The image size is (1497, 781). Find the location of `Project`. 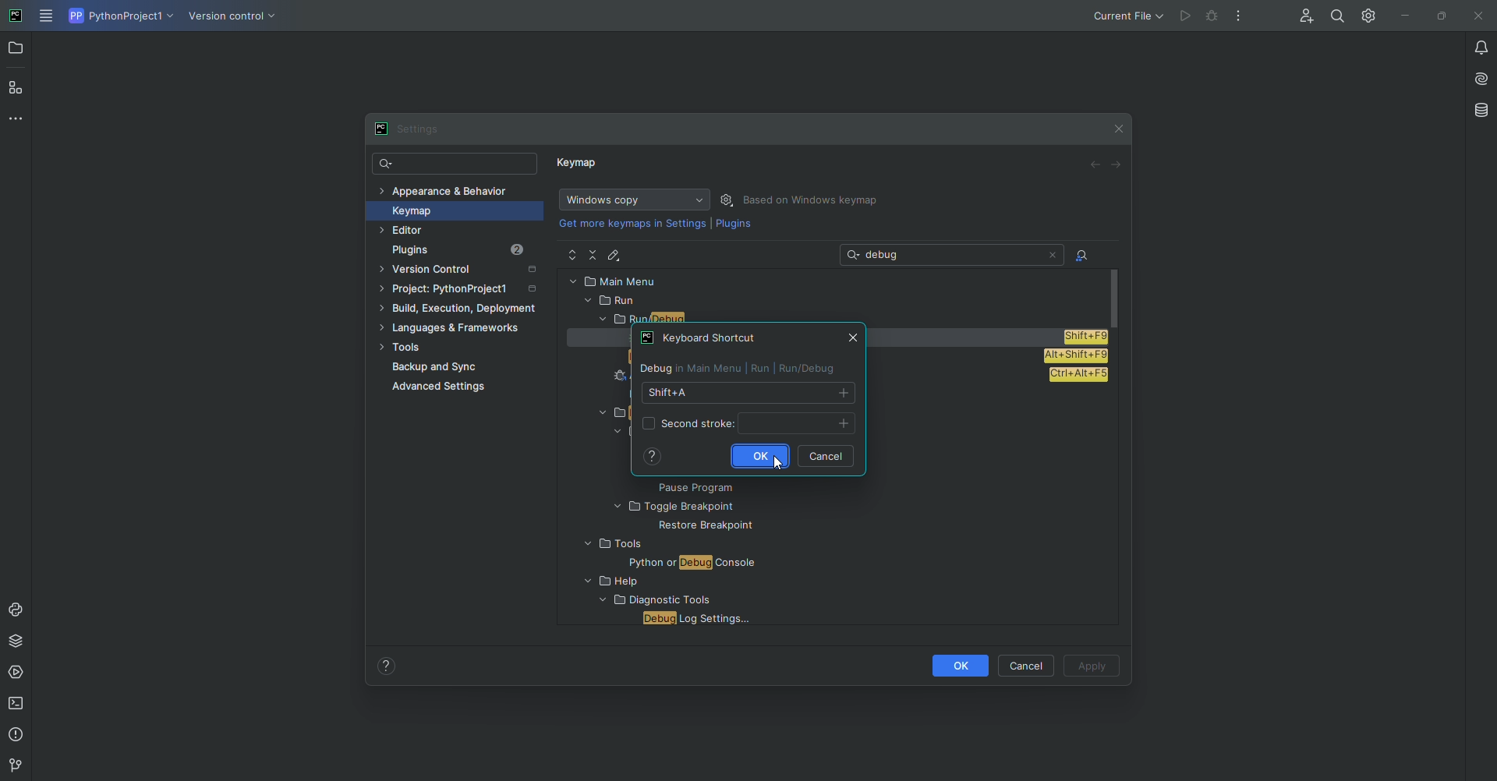

Project is located at coordinates (461, 292).